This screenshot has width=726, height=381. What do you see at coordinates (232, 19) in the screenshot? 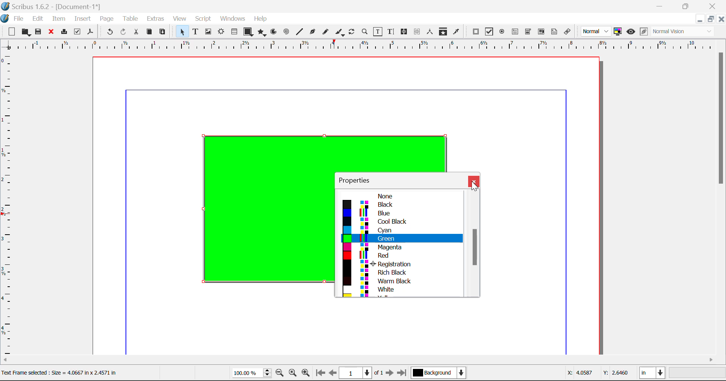
I see `Windows` at bounding box center [232, 19].